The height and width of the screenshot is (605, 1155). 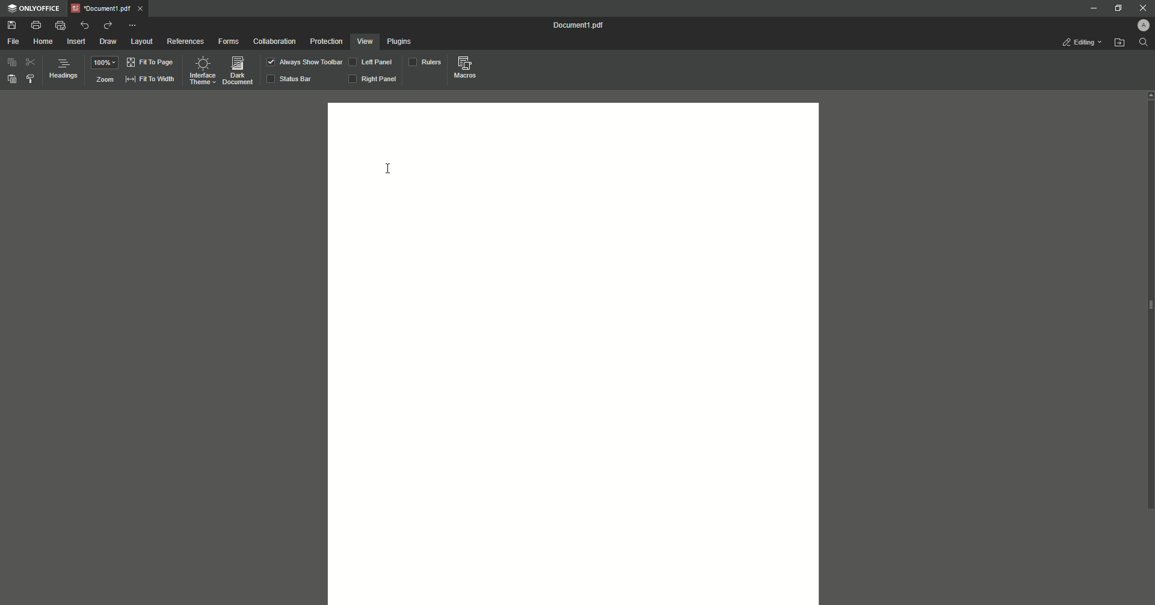 I want to click on Interface theme, so click(x=203, y=70).